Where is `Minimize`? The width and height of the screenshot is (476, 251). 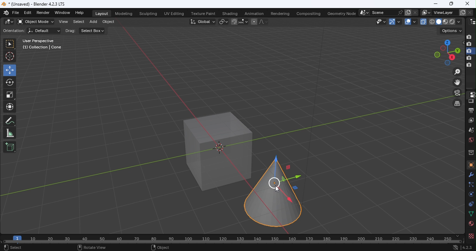
Minimize is located at coordinates (435, 3).